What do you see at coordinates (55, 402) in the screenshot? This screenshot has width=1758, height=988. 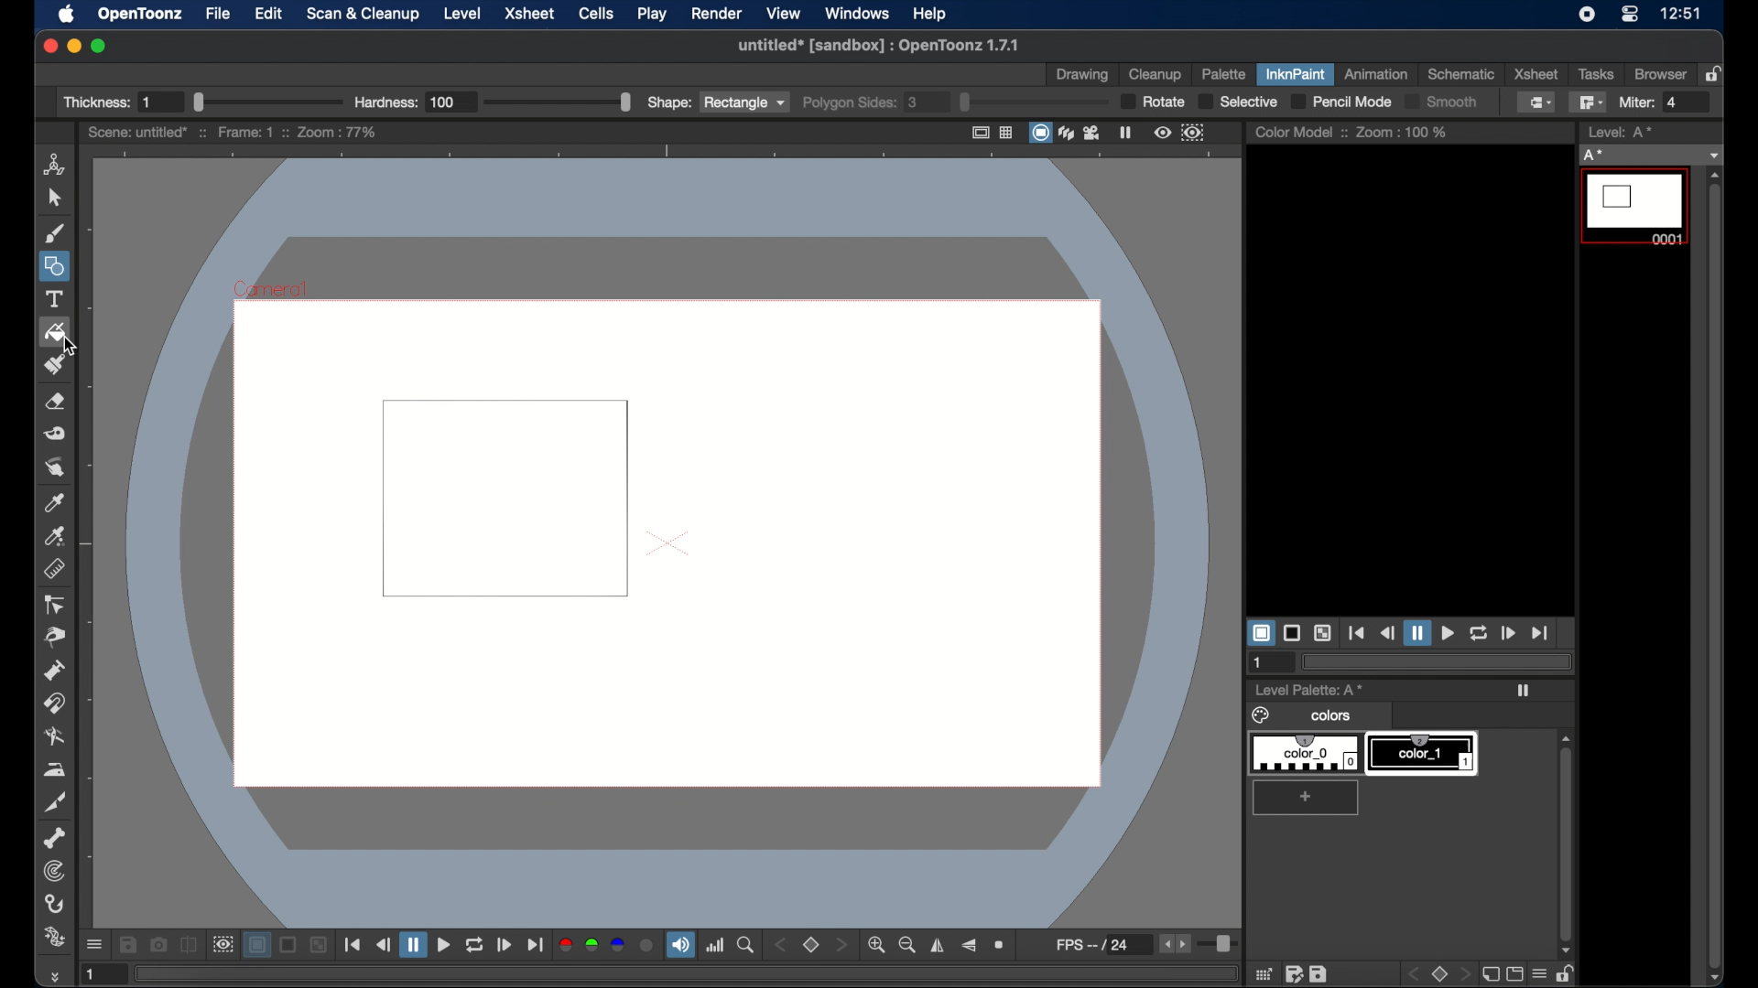 I see `eraser tool` at bounding box center [55, 402].